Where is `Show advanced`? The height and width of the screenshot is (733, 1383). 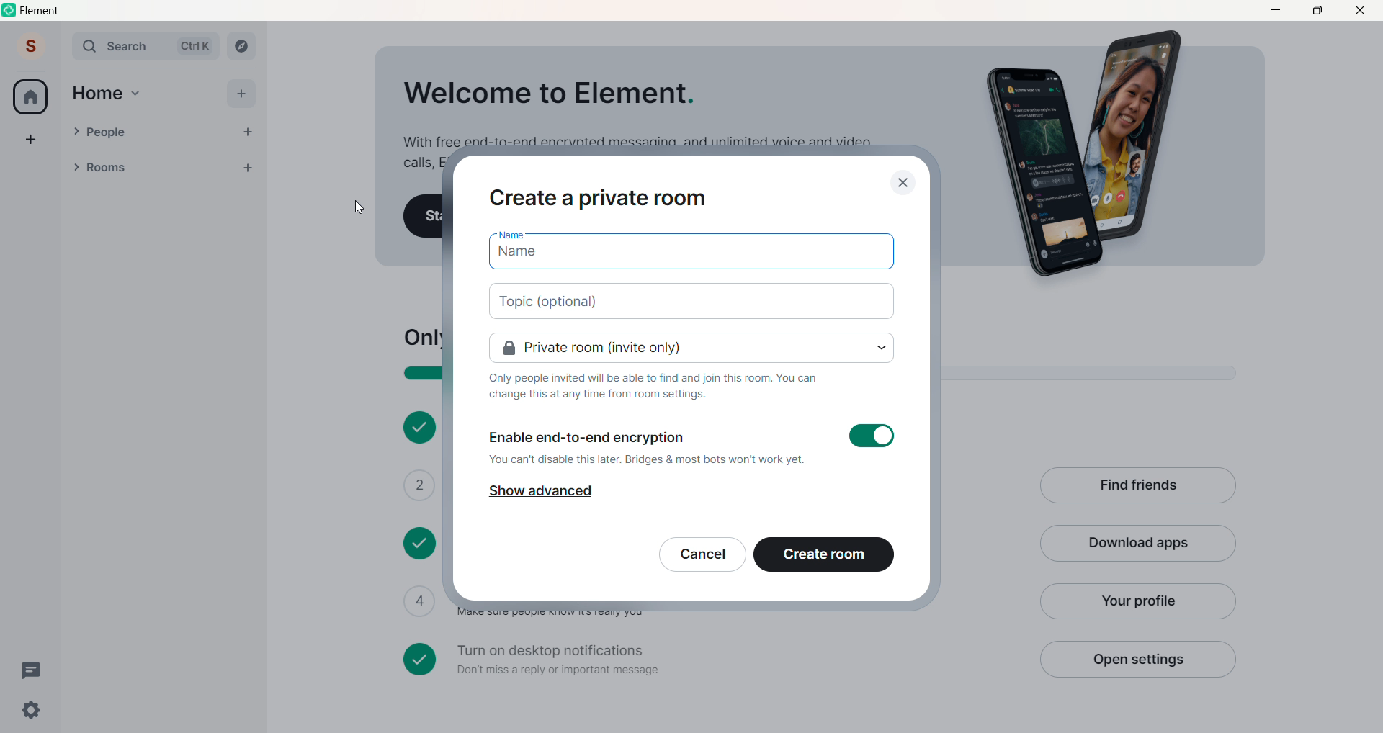 Show advanced is located at coordinates (540, 492).